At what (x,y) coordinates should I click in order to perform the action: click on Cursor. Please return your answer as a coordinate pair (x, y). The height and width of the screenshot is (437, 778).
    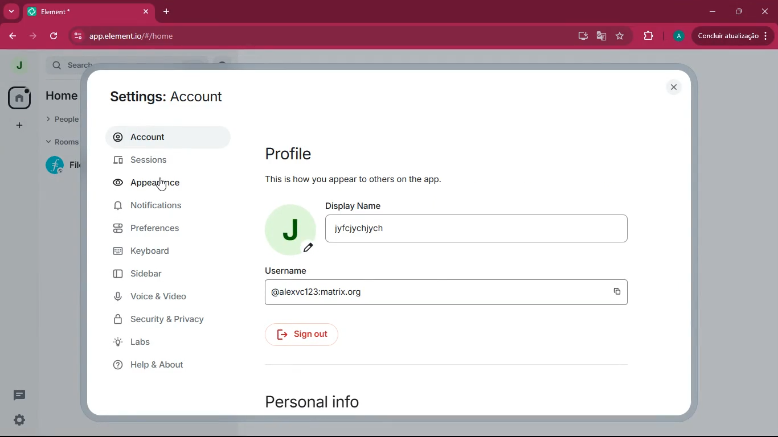
    Looking at the image, I should click on (164, 185).